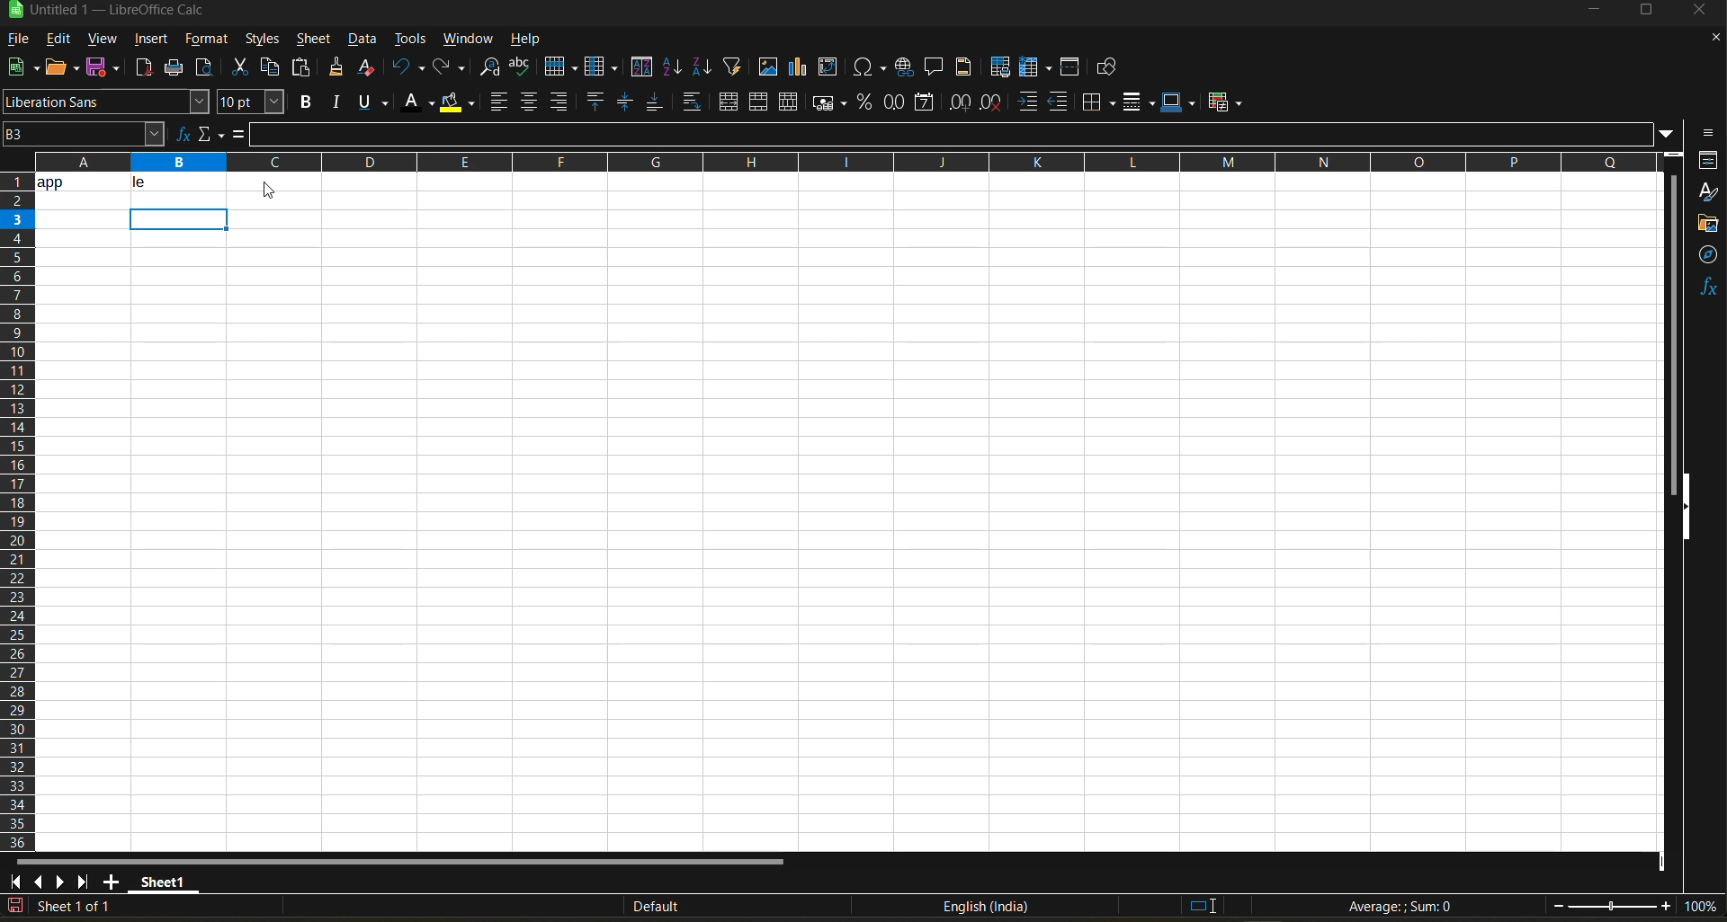 The width and height of the screenshot is (1727, 922). Describe the element at coordinates (1031, 68) in the screenshot. I see `freeze rows and columns` at that location.